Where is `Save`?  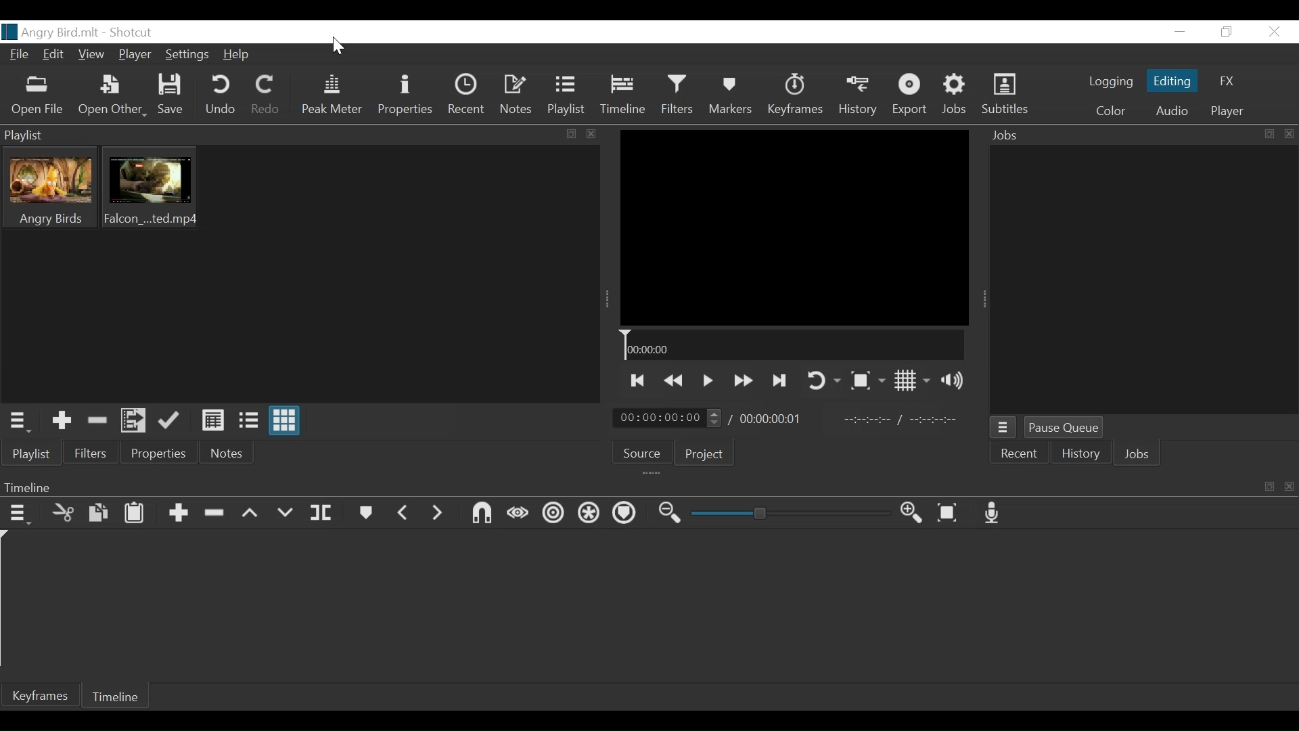 Save is located at coordinates (171, 95).